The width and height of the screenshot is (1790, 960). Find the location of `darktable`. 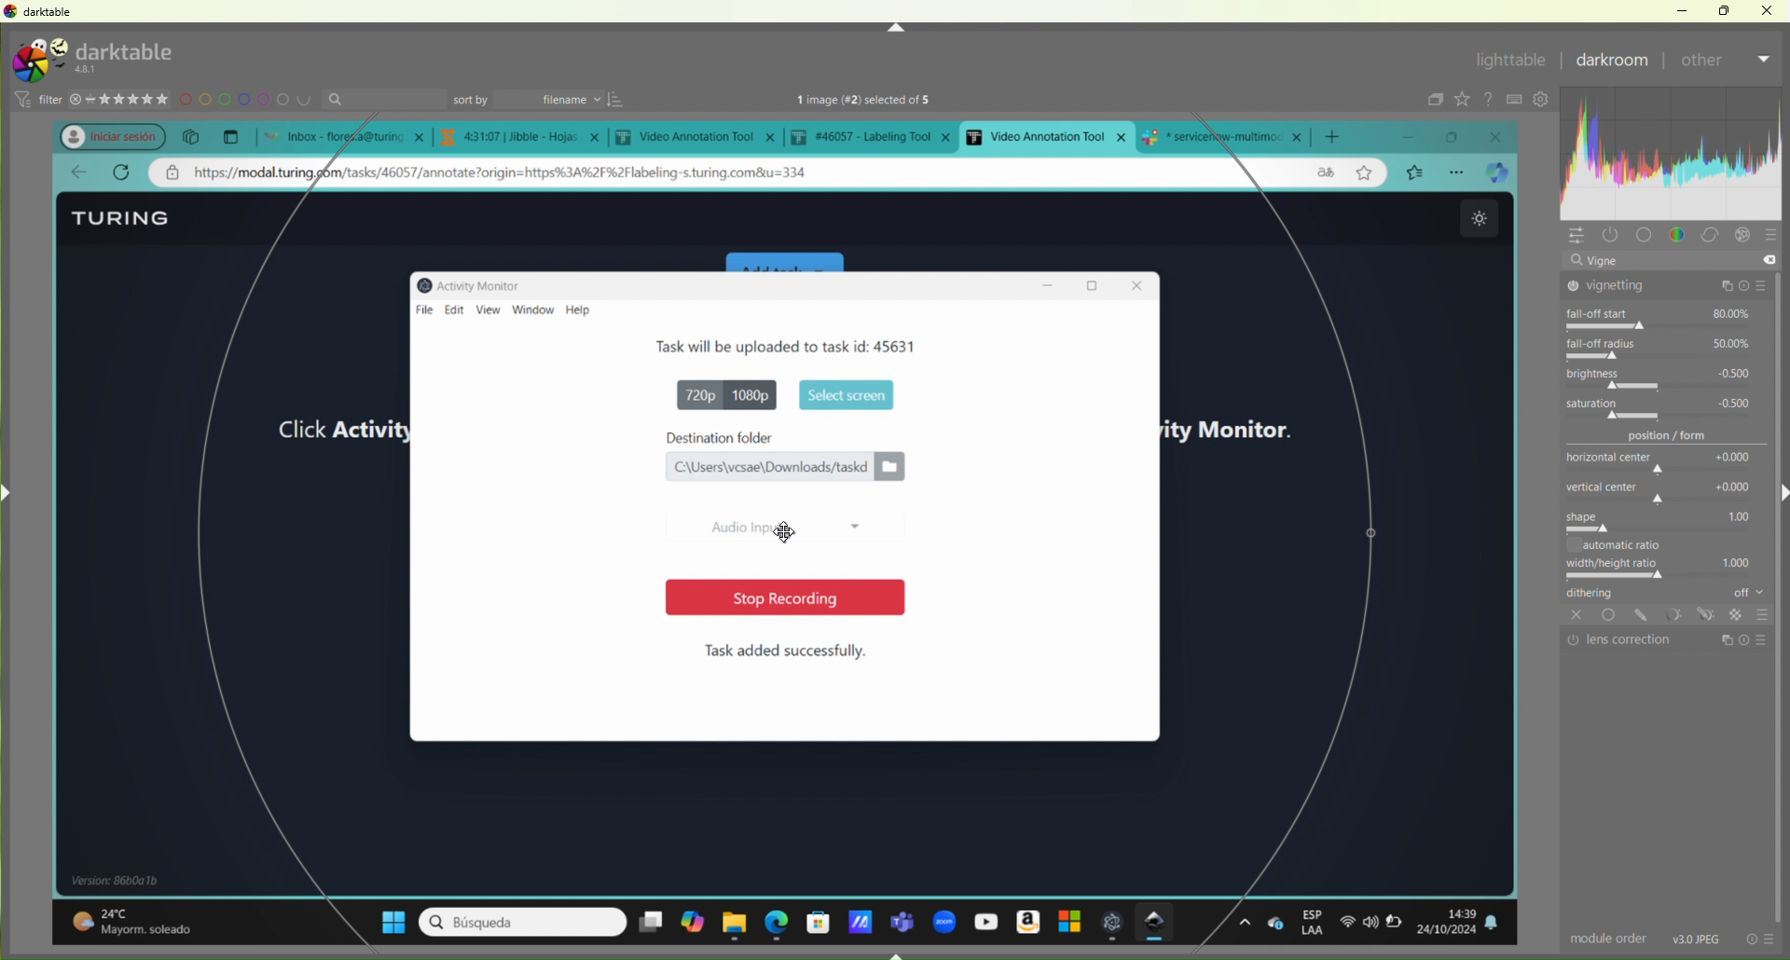

darktable is located at coordinates (1158, 923).